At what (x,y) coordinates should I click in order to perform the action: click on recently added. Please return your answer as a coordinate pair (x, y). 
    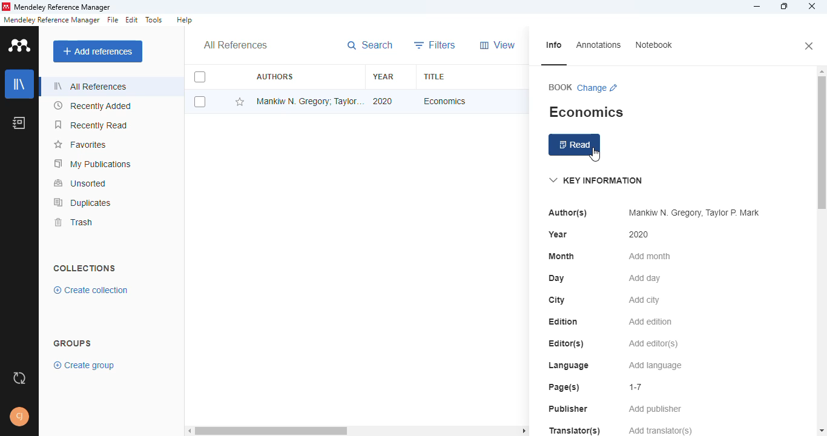
    Looking at the image, I should click on (92, 105).